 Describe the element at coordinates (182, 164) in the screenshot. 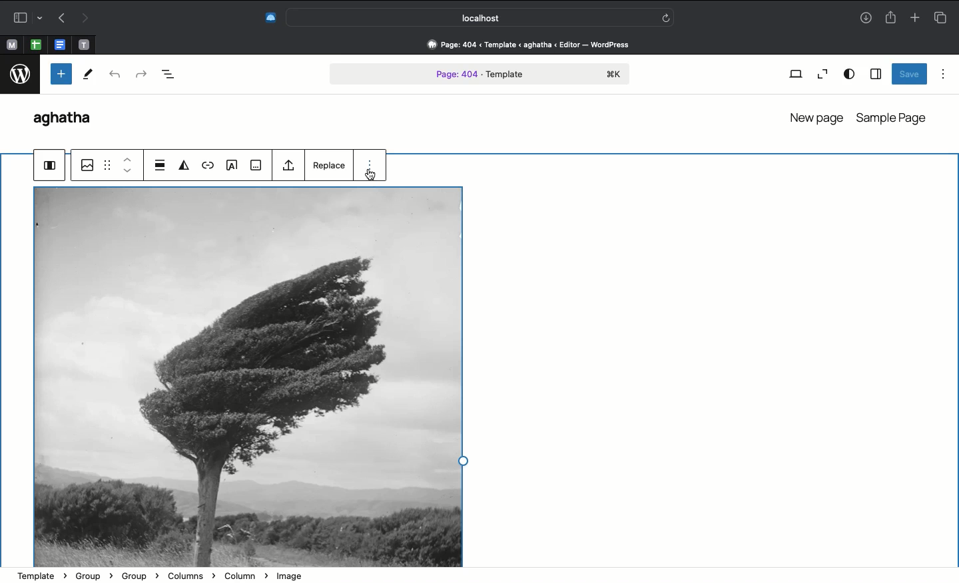

I see `Duotone` at that location.